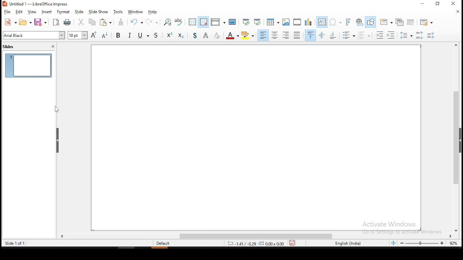 The image size is (463, 260). Describe the element at coordinates (380, 35) in the screenshot. I see `increase indent` at that location.